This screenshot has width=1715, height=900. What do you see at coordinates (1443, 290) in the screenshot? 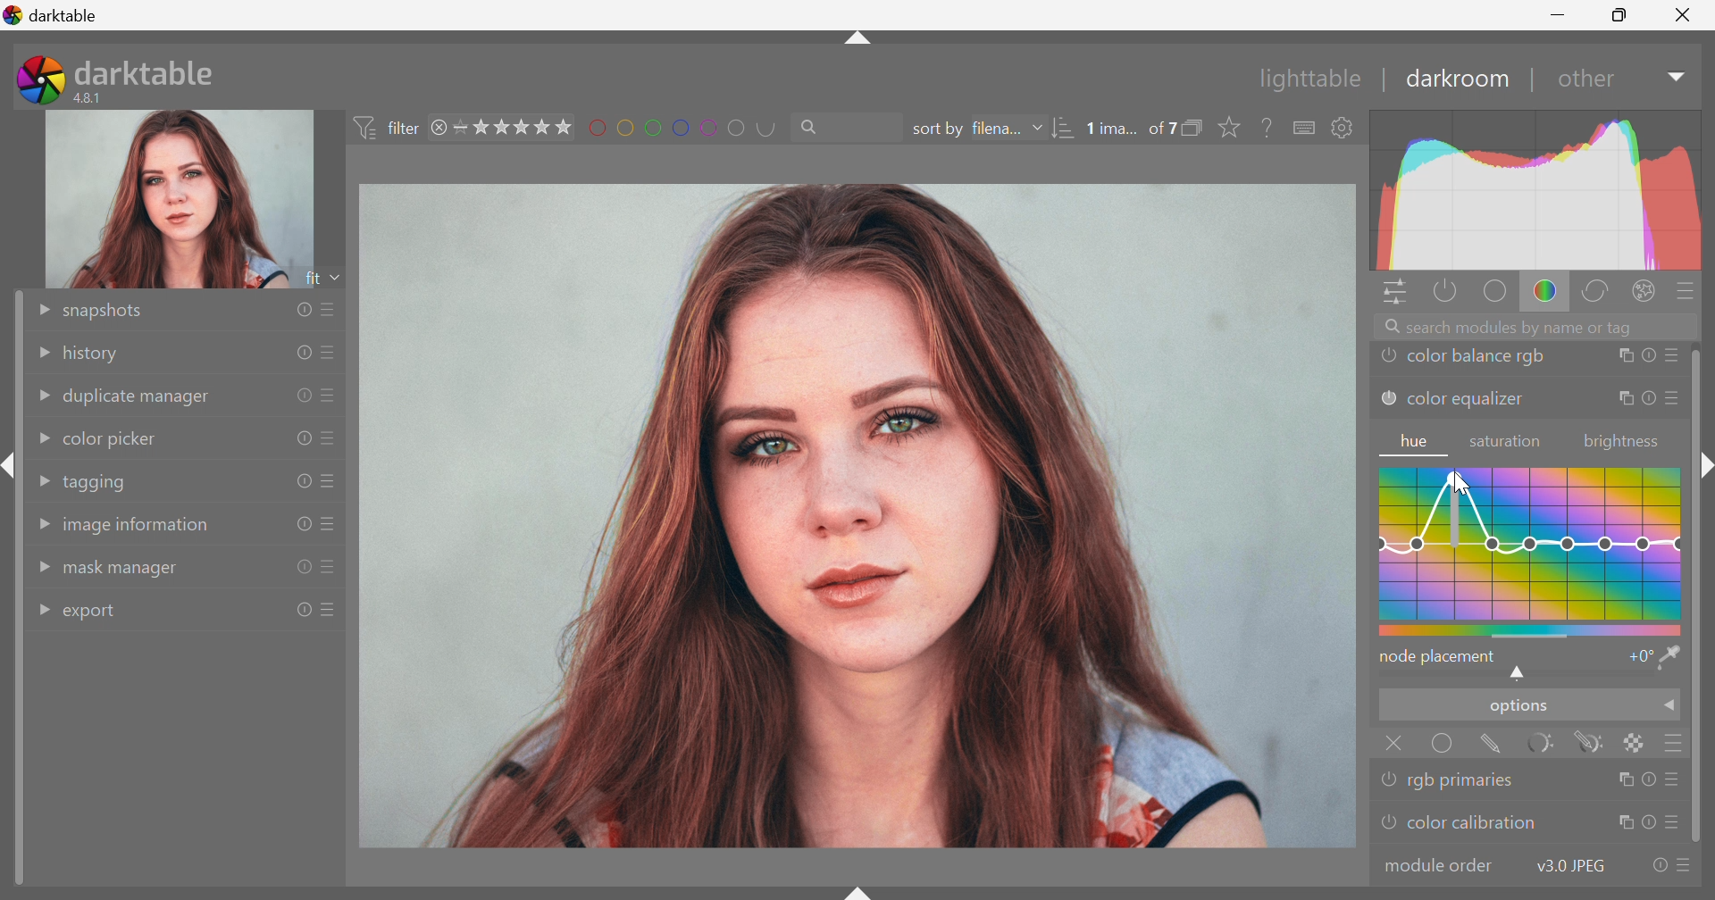
I see `show only active modules` at bounding box center [1443, 290].